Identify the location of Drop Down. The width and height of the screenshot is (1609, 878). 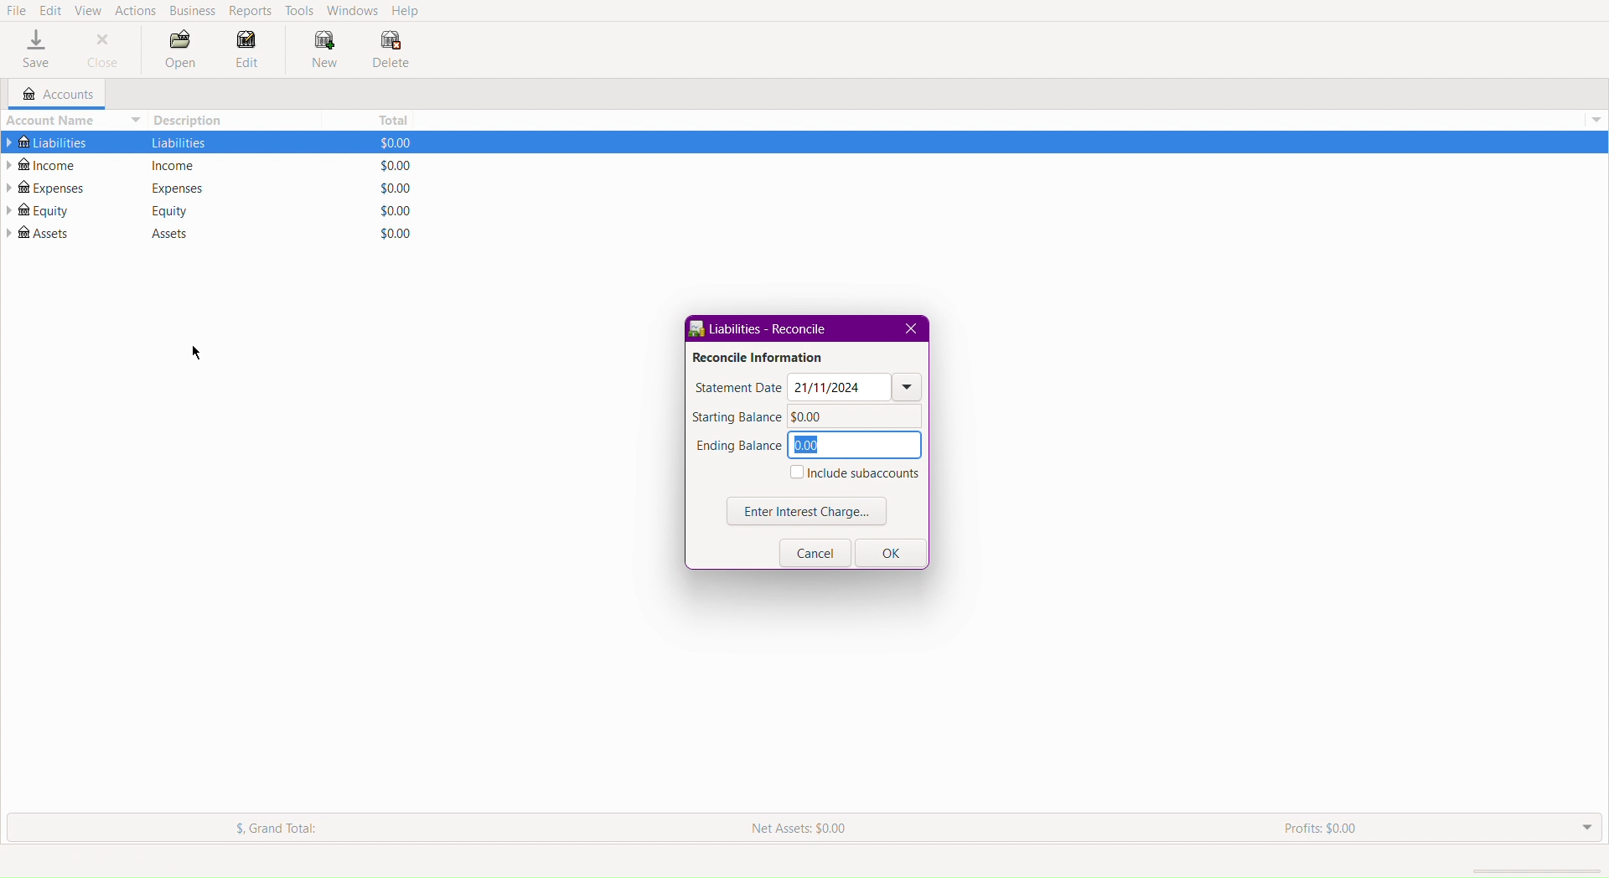
(1593, 121).